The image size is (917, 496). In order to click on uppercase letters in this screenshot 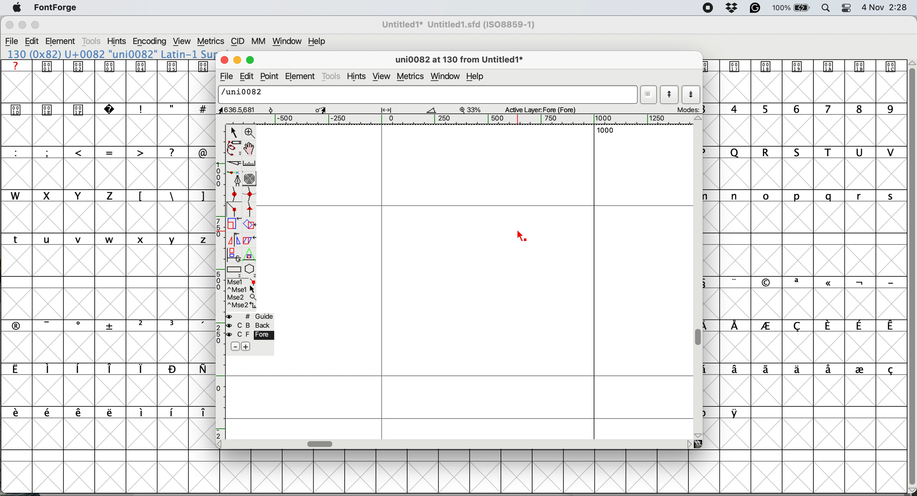, I will do `click(809, 152)`.